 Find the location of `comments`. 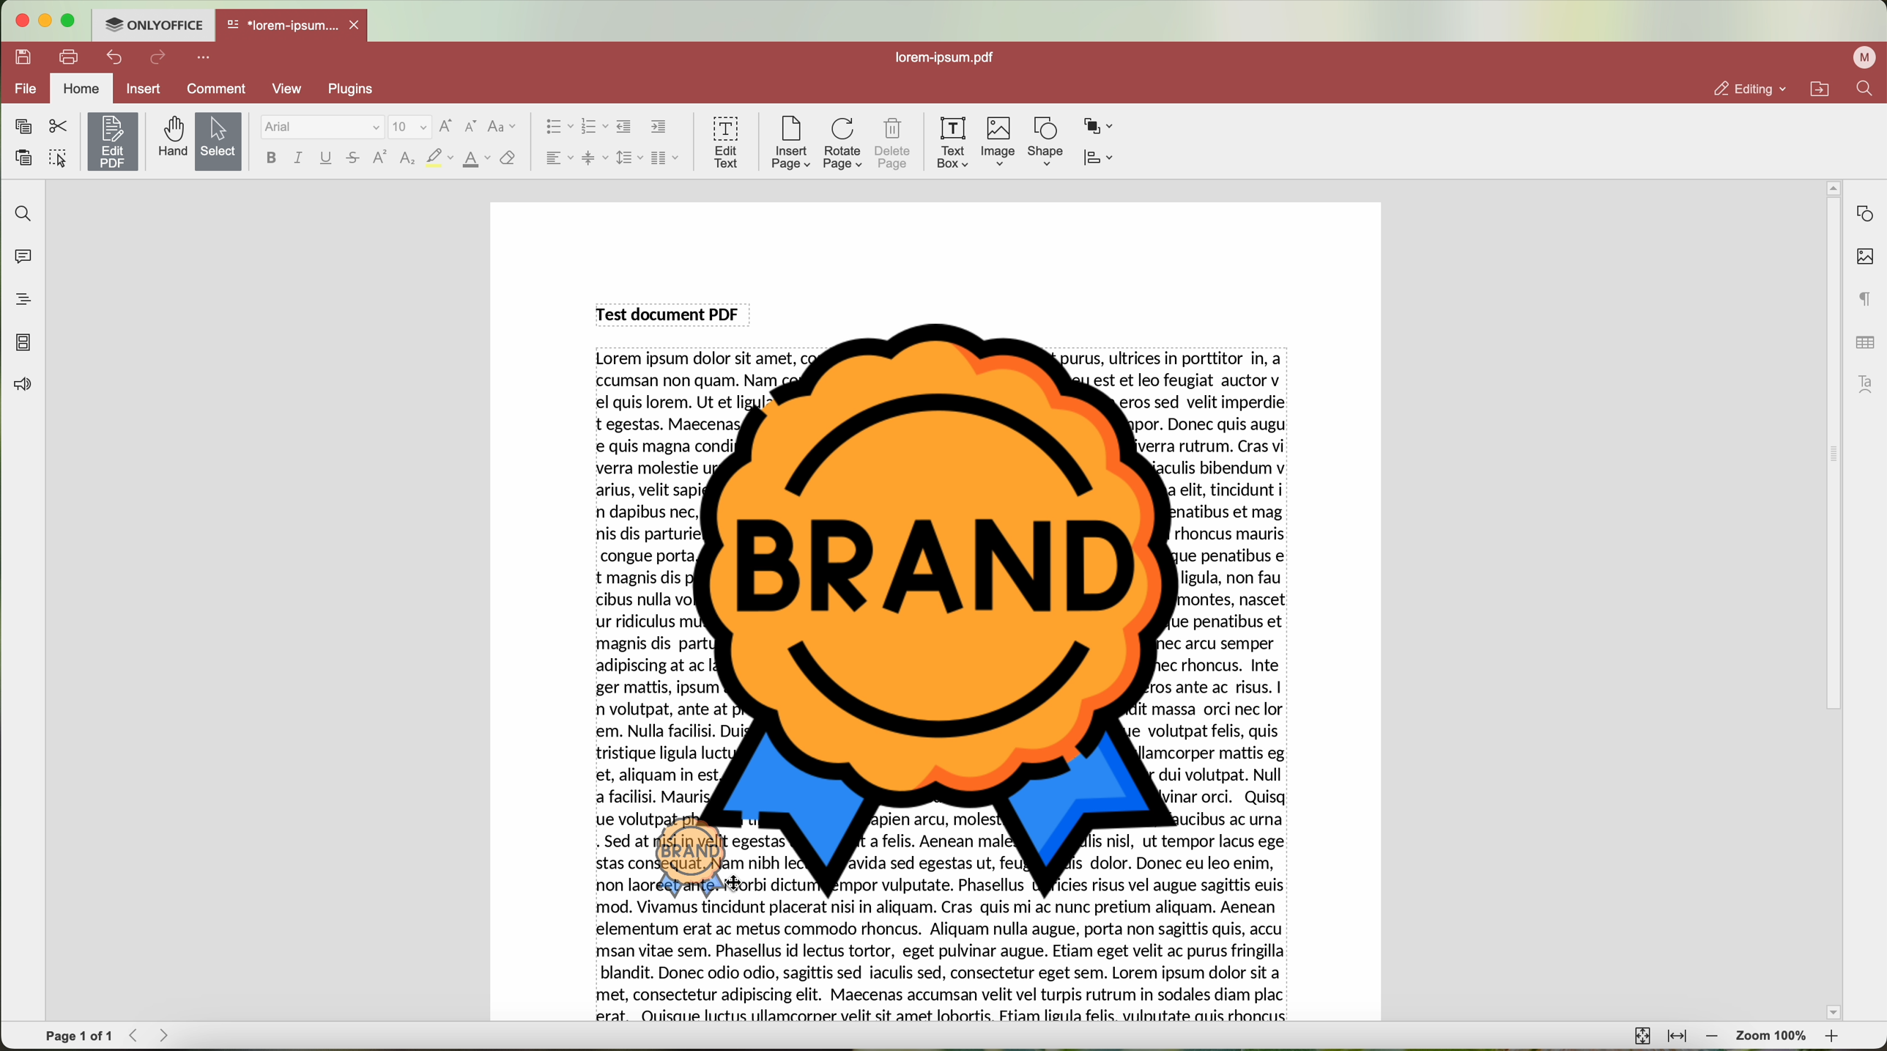

comments is located at coordinates (20, 254).